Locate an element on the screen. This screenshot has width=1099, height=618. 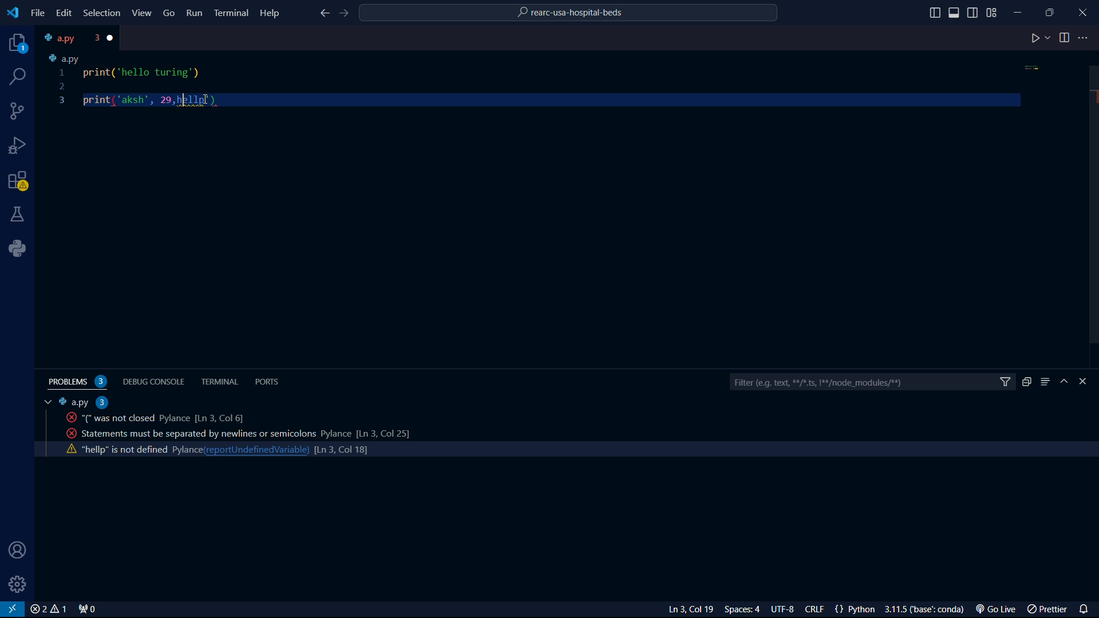
reportundefinedvariable is located at coordinates (258, 450).